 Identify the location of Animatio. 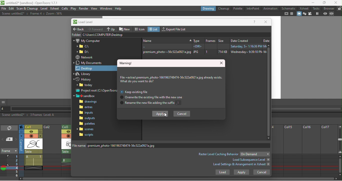
(270, 8).